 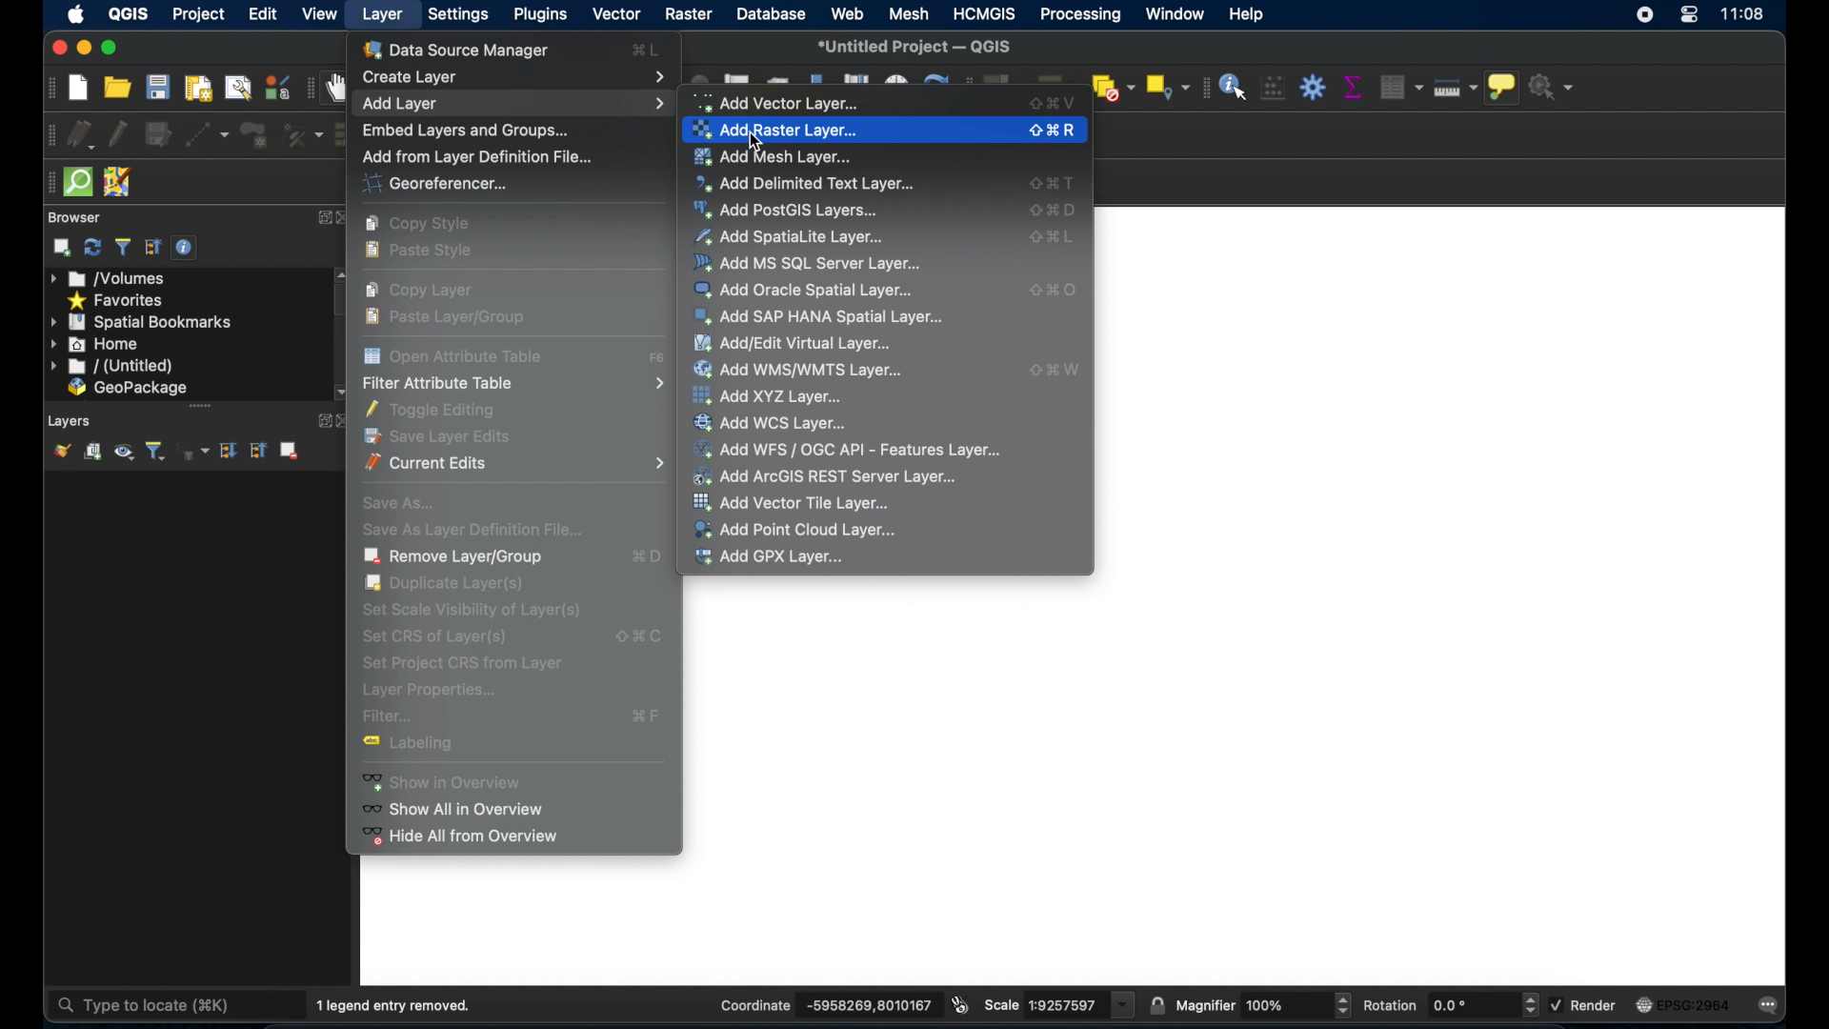 What do you see at coordinates (261, 450) in the screenshot?
I see `collapse all` at bounding box center [261, 450].